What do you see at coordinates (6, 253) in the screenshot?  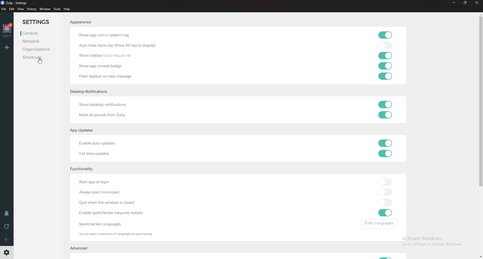 I see `Settings` at bounding box center [6, 253].